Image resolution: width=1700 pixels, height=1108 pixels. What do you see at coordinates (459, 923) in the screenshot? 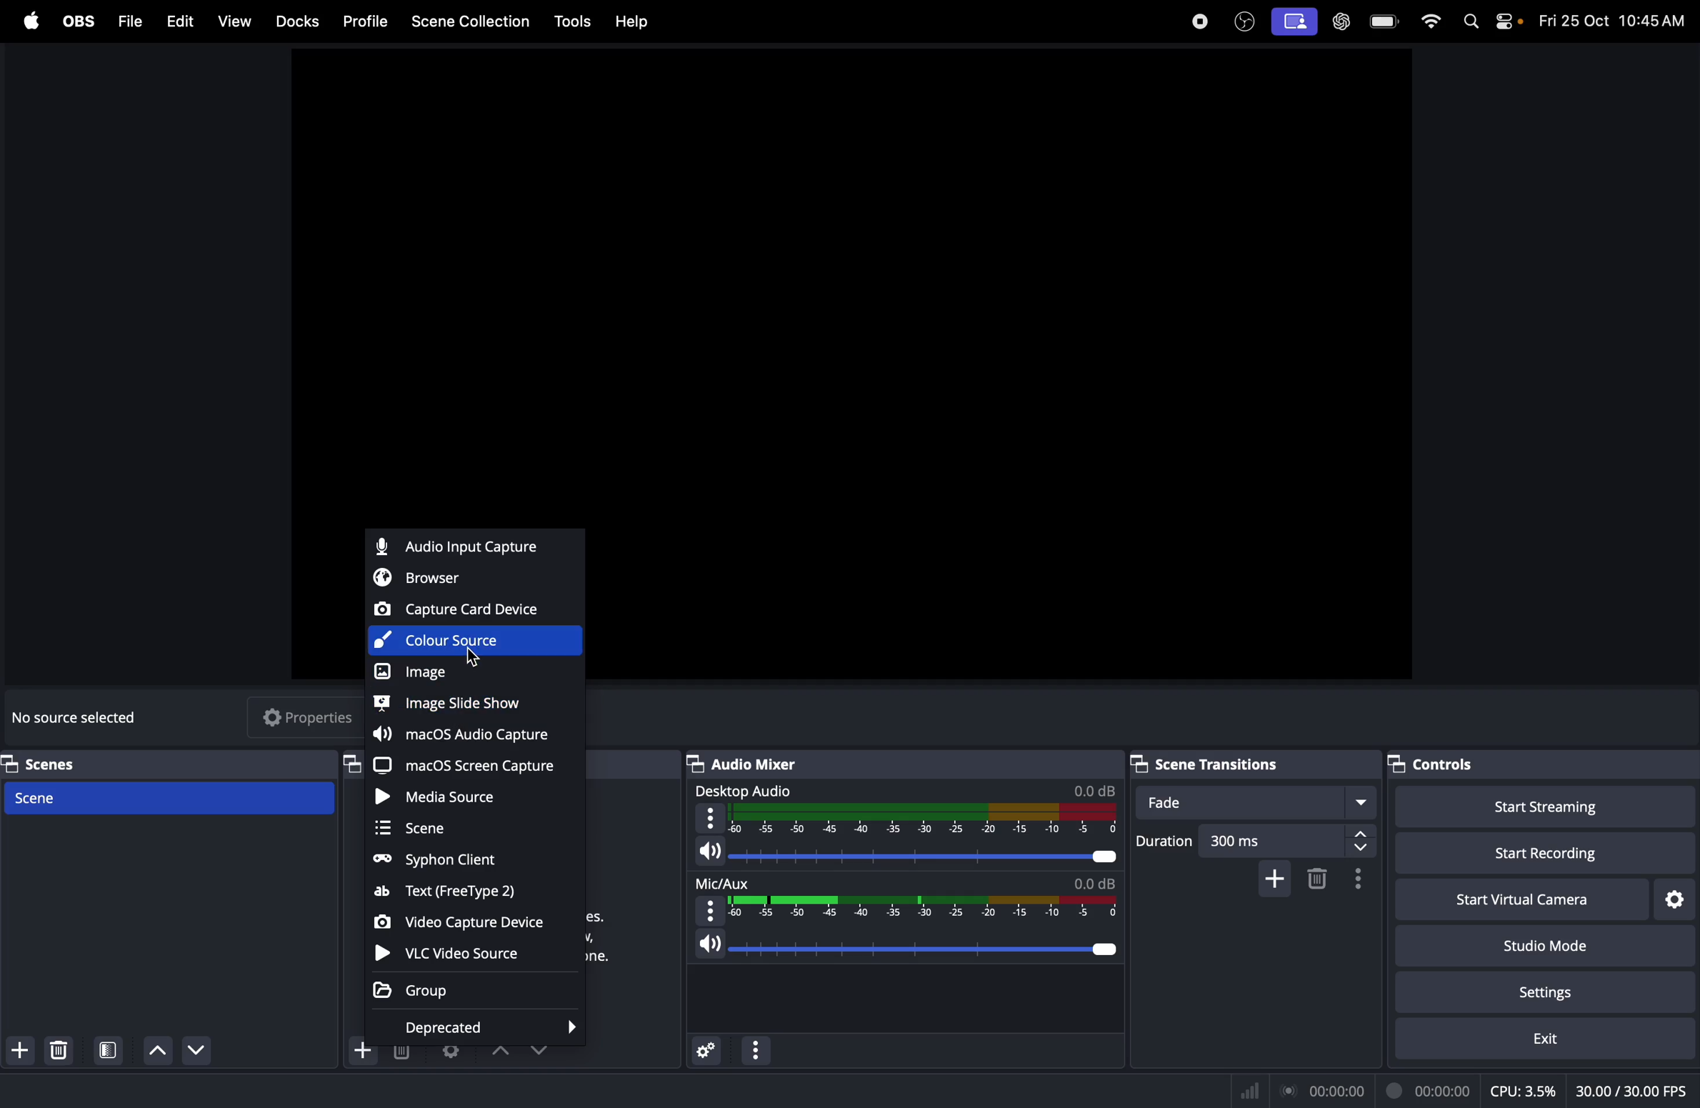
I see `video capture device` at bounding box center [459, 923].